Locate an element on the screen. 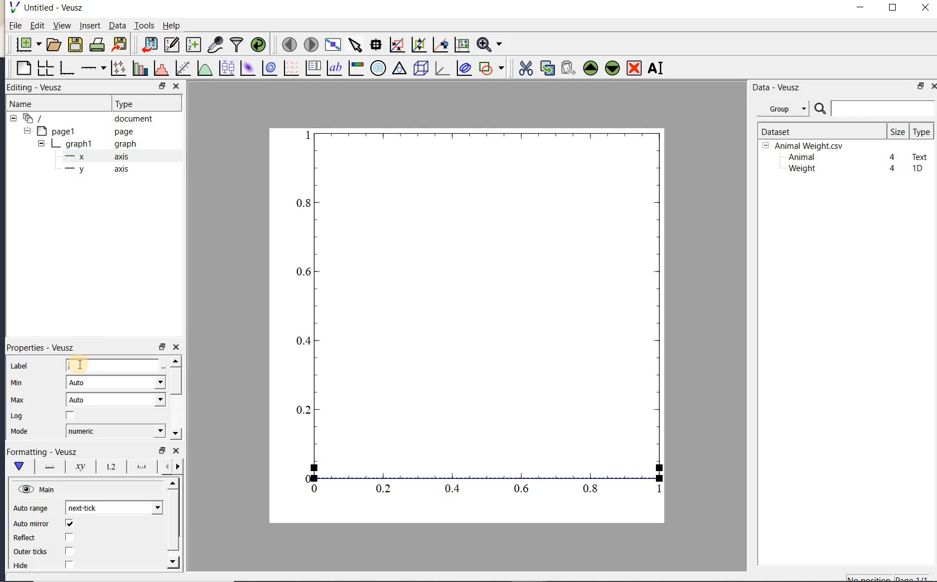 This screenshot has width=937, height=582. arrange graphs in a grid is located at coordinates (45, 68).